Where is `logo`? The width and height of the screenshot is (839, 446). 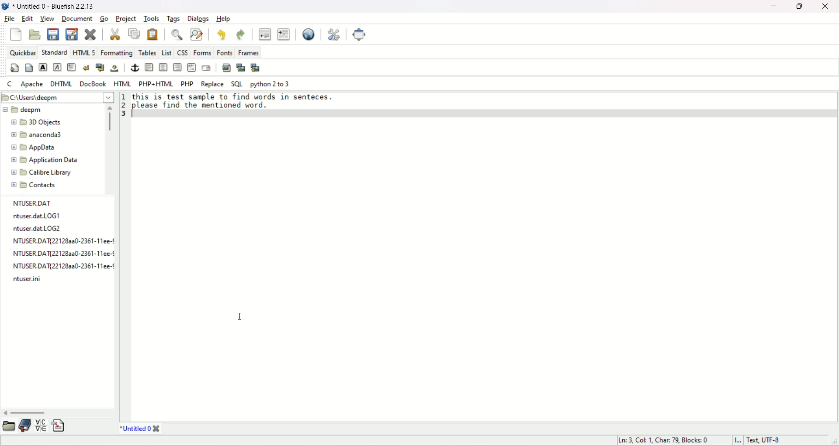
logo is located at coordinates (5, 7).